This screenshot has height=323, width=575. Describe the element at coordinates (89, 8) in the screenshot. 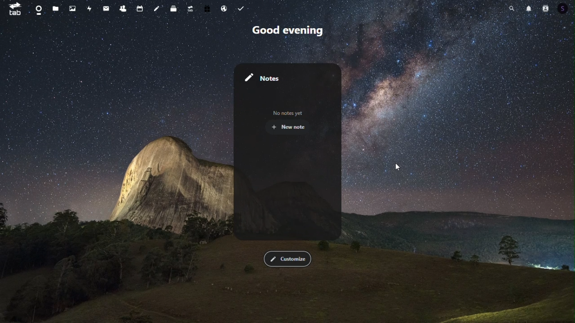

I see `Activity` at that location.